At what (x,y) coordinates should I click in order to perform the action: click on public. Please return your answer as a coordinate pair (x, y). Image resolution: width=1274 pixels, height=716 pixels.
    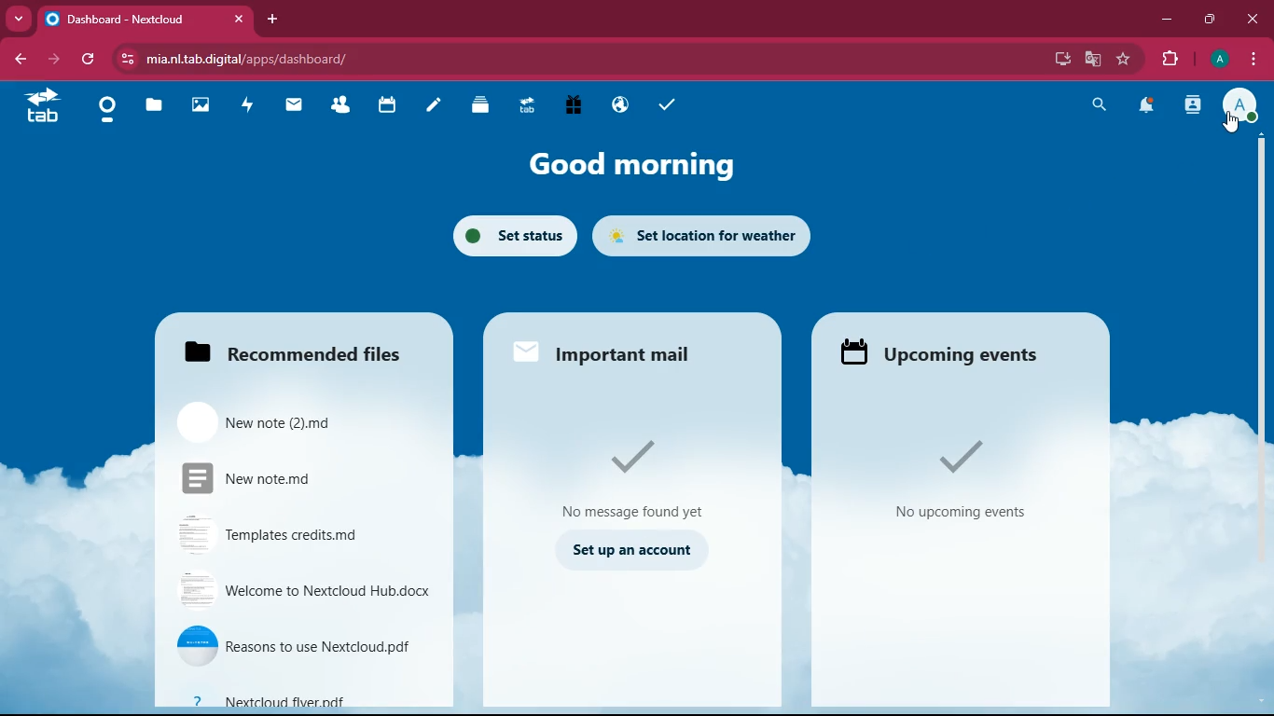
    Looking at the image, I should click on (616, 104).